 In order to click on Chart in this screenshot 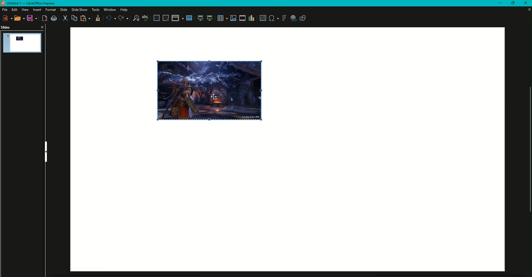, I will do `click(252, 18)`.